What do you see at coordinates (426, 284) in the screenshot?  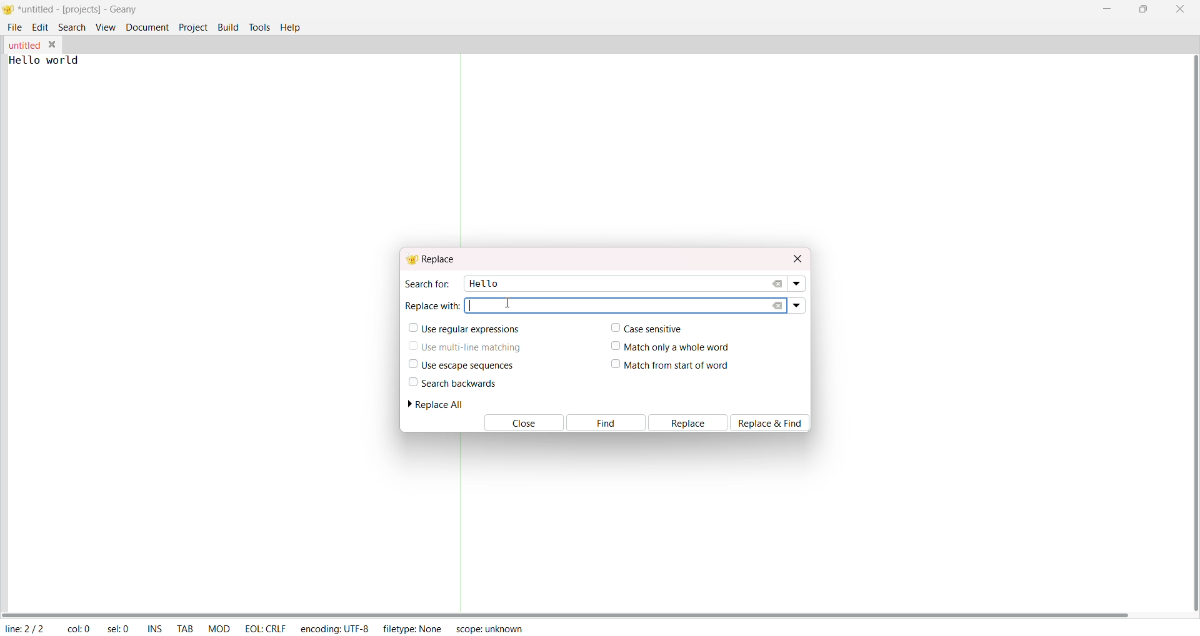 I see `search for` at bounding box center [426, 284].